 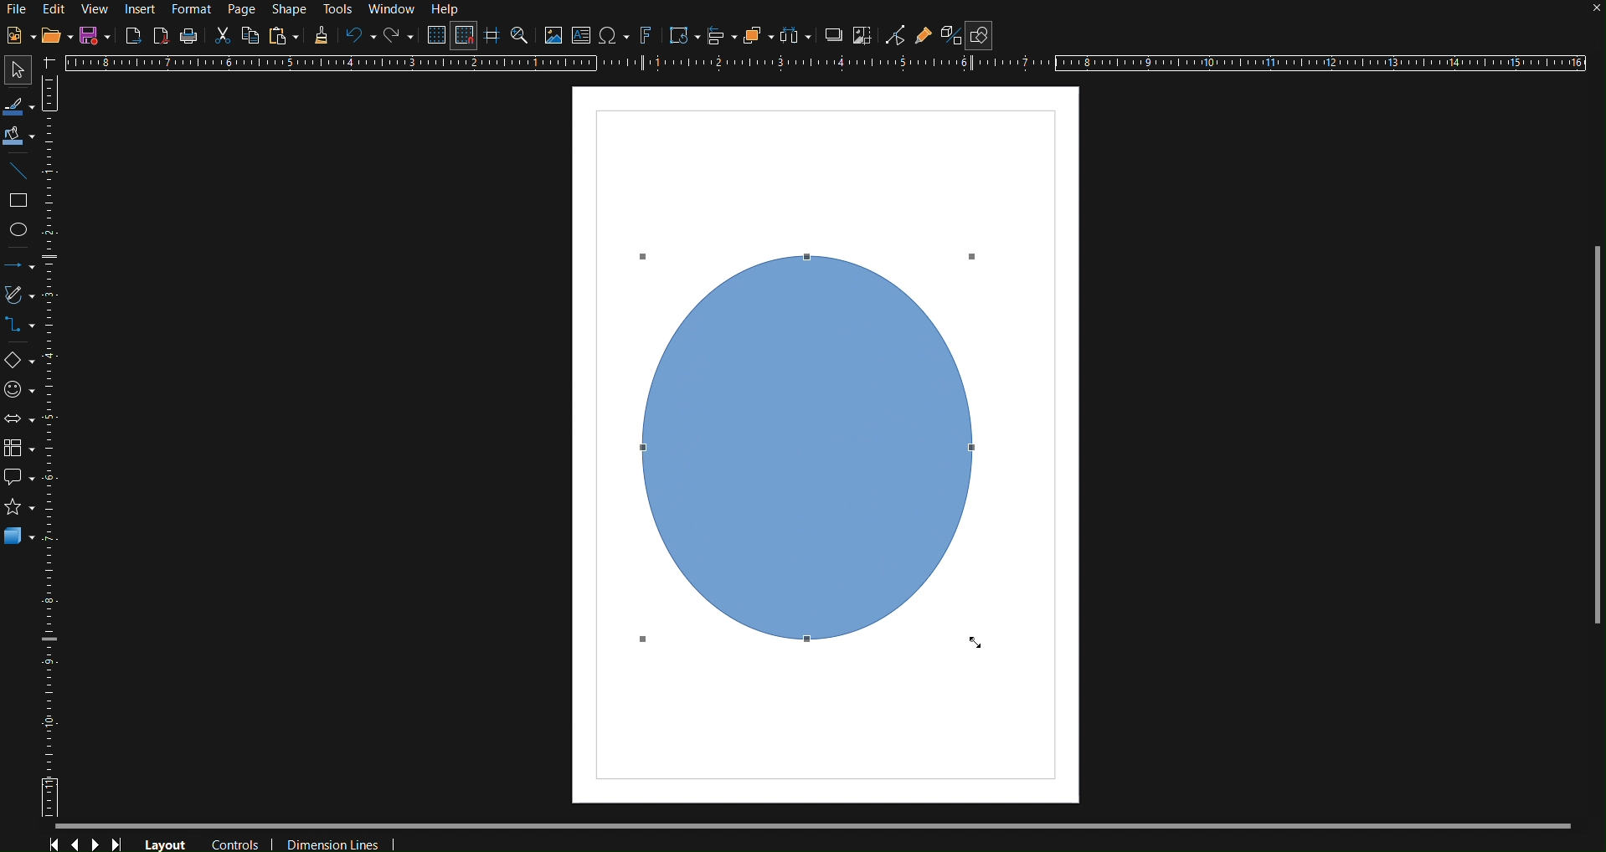 I want to click on Arrange, so click(x=757, y=37).